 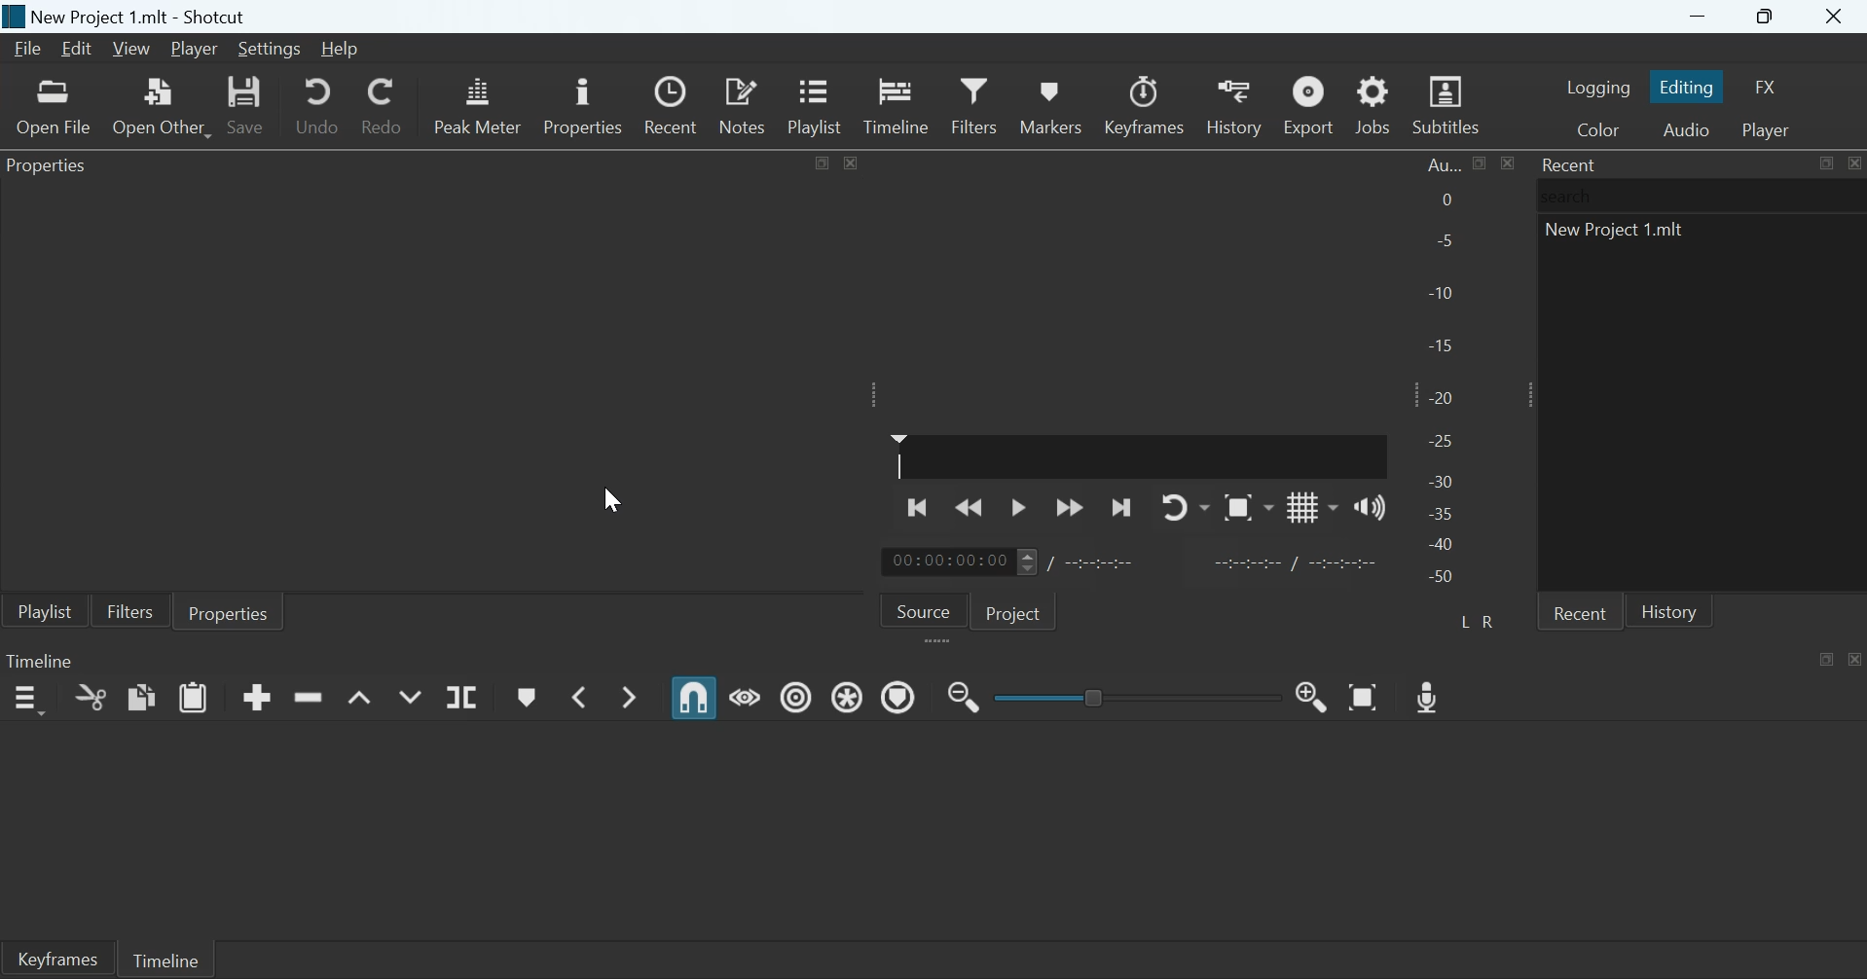 What do you see at coordinates (1855, 658) in the screenshot?
I see `Close` at bounding box center [1855, 658].